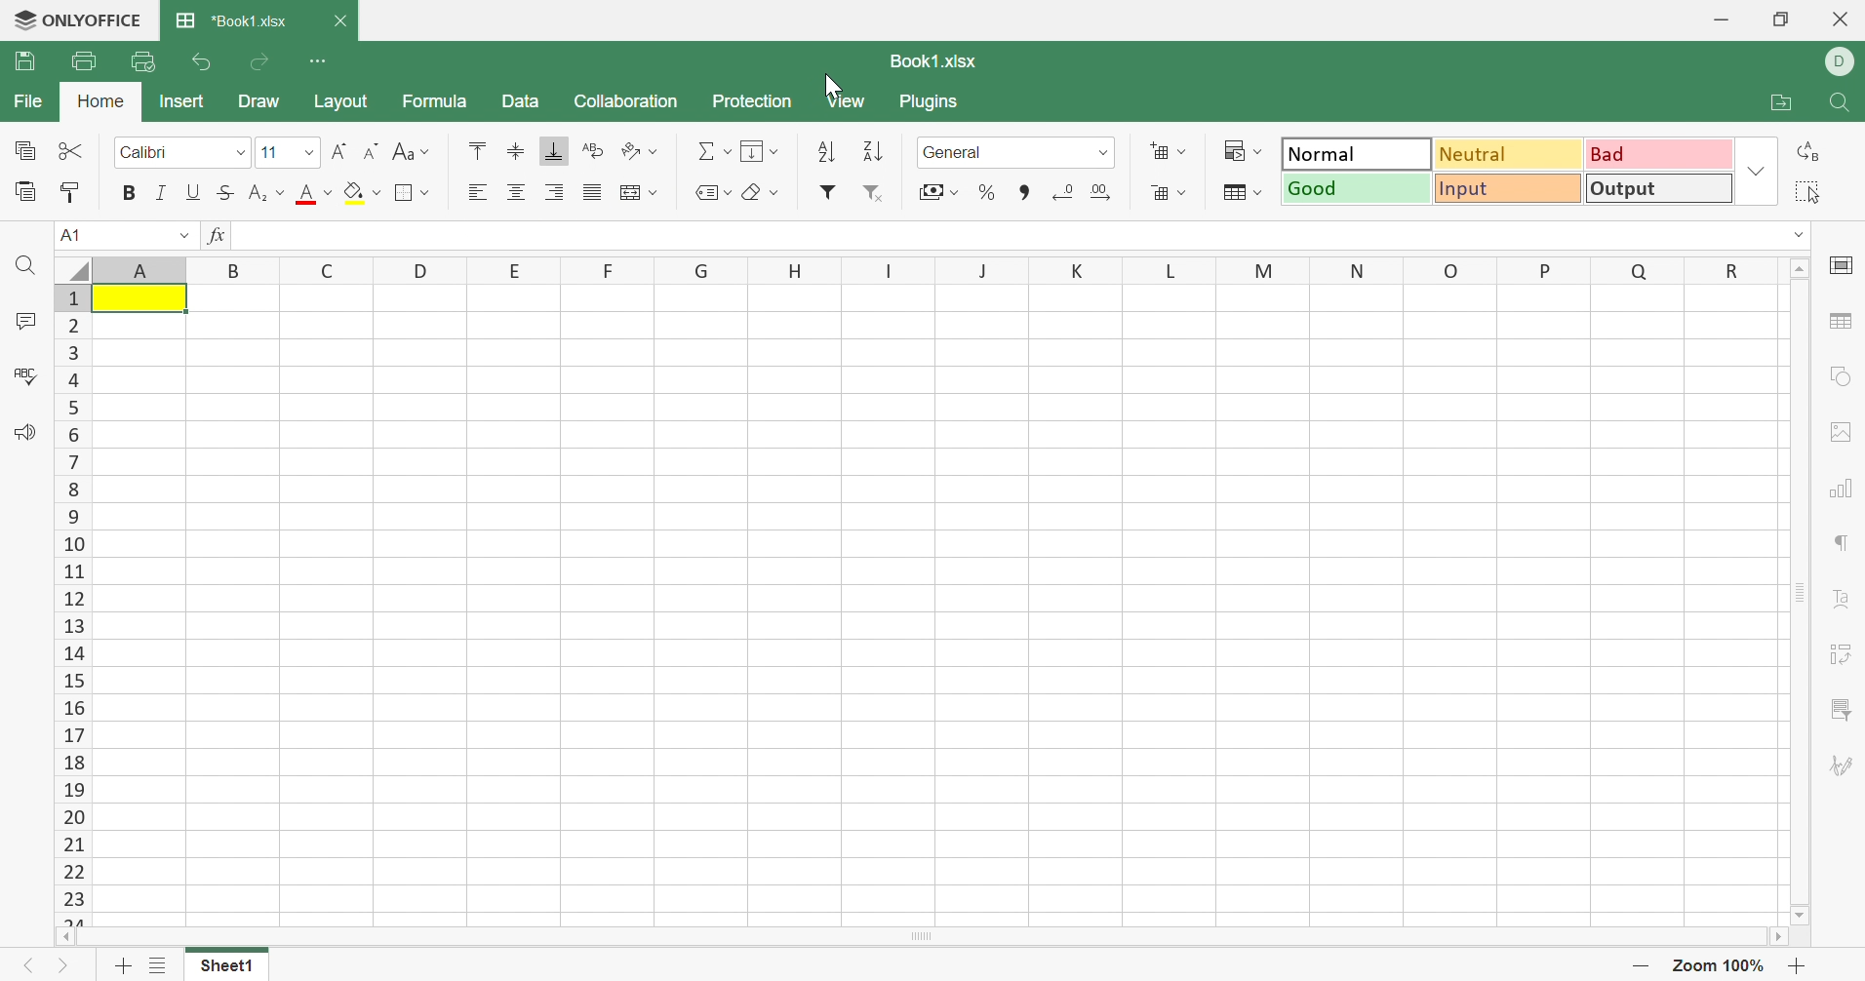 Image resolution: width=1865 pixels, height=981 pixels. I want to click on Comments, so click(22, 320).